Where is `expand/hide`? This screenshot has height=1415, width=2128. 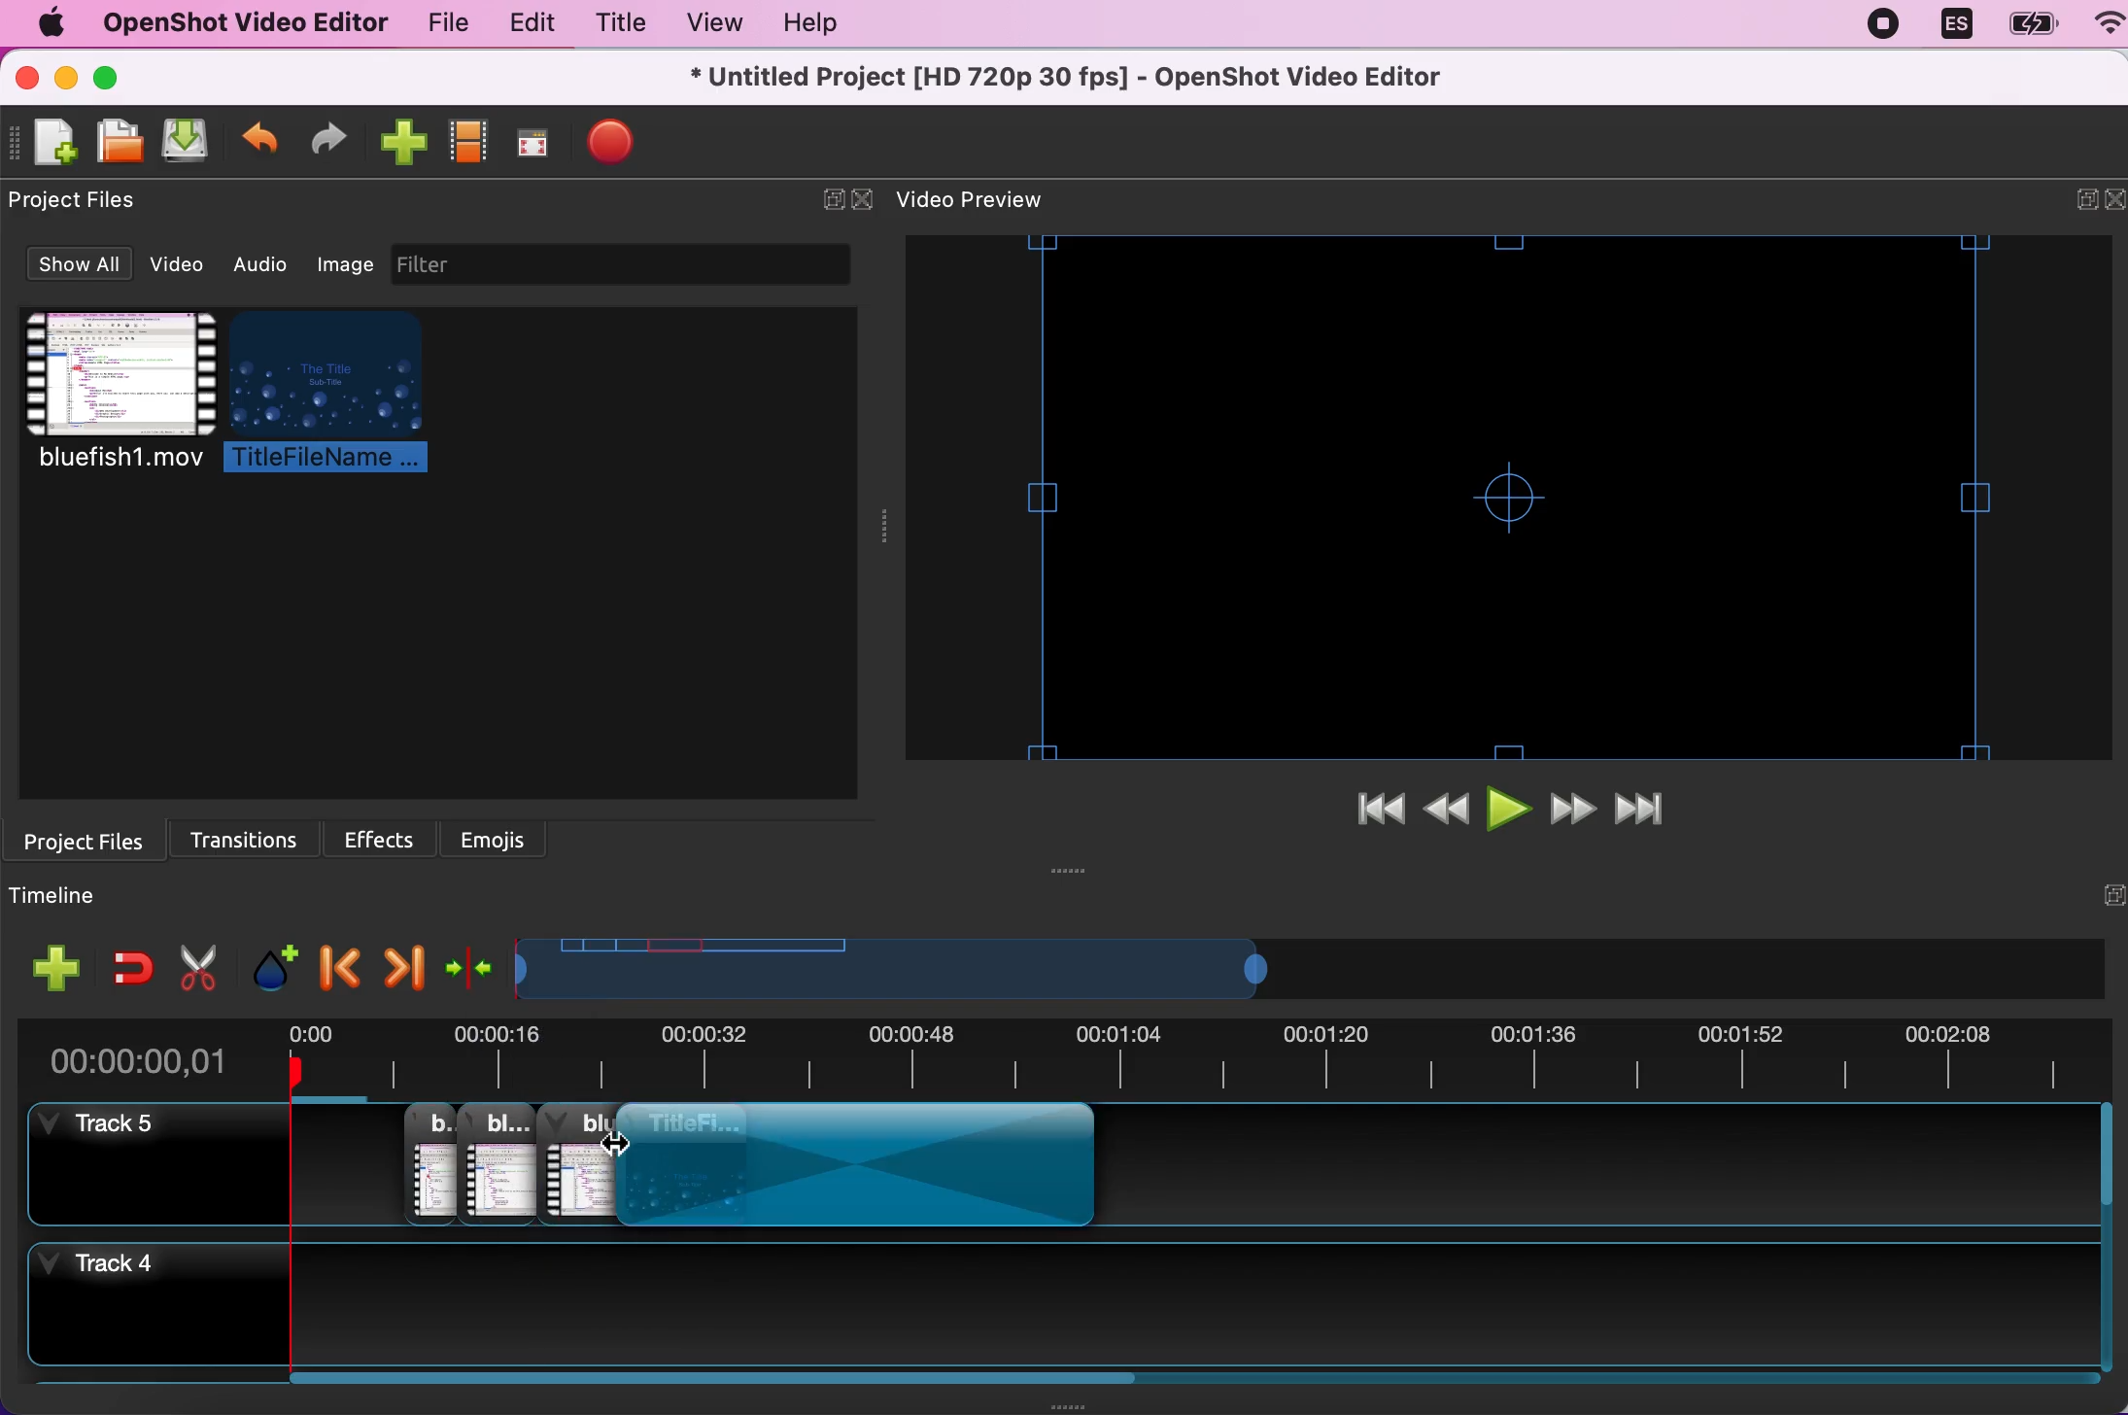
expand/hide is located at coordinates (2073, 203).